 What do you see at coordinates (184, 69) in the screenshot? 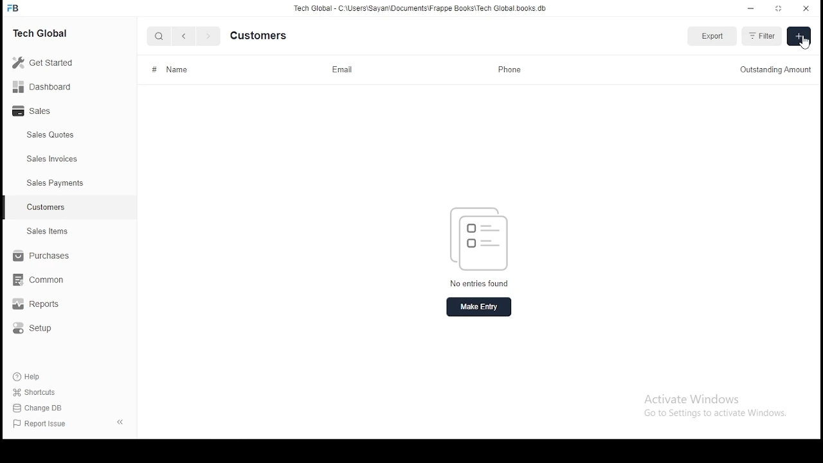
I see `invoice no` at bounding box center [184, 69].